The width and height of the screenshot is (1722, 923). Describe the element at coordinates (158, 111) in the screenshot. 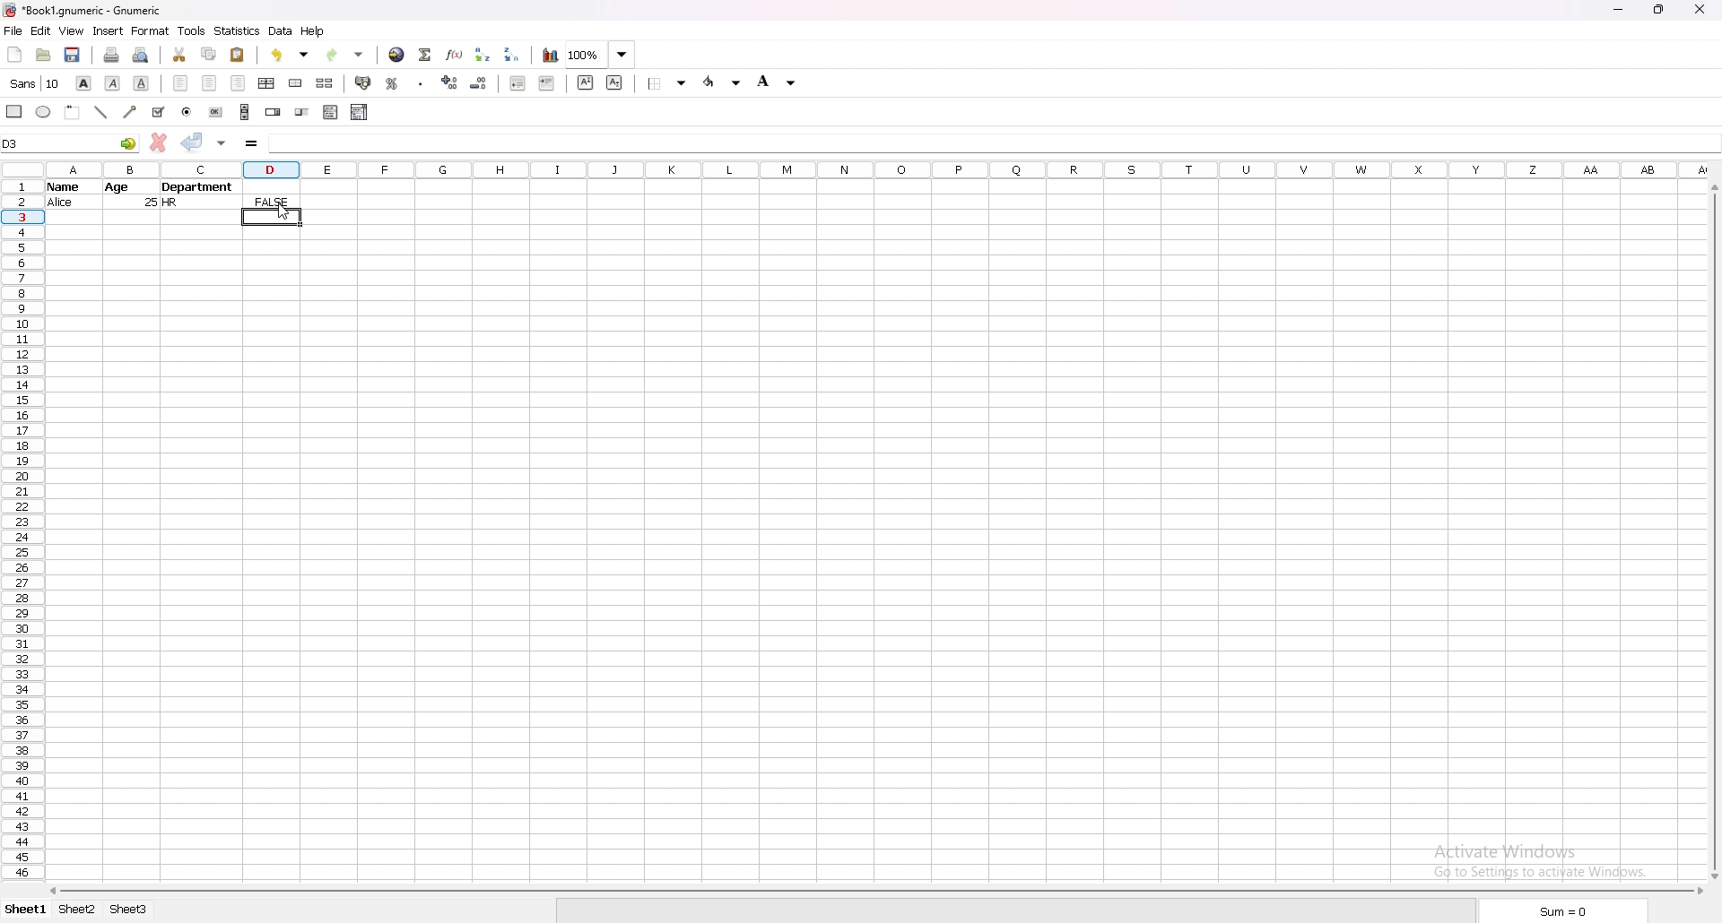

I see `tickbox` at that location.